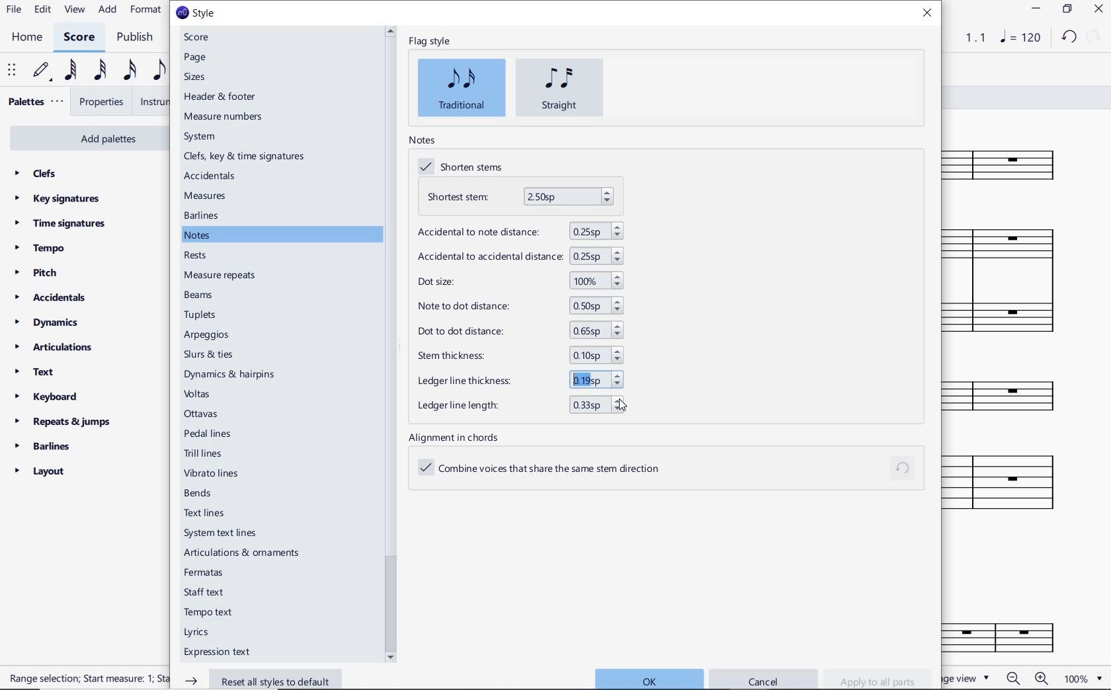 The image size is (1111, 690). What do you see at coordinates (226, 117) in the screenshot?
I see `measure numbers` at bounding box center [226, 117].